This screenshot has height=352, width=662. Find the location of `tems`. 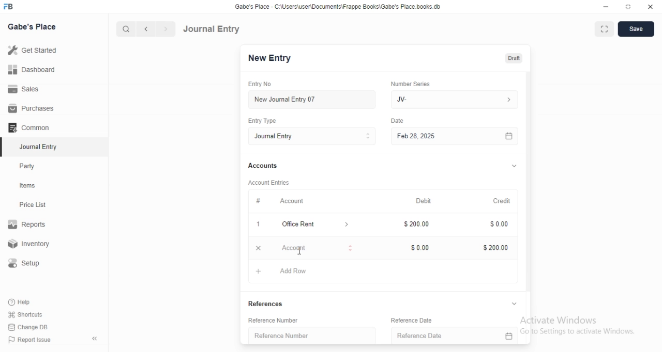

tems is located at coordinates (32, 186).